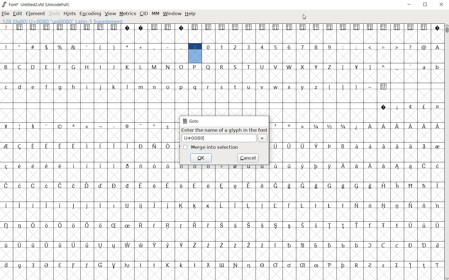 This screenshot has width=449, height=280. What do you see at coordinates (33, 205) in the screenshot?
I see `glyph` at bounding box center [33, 205].